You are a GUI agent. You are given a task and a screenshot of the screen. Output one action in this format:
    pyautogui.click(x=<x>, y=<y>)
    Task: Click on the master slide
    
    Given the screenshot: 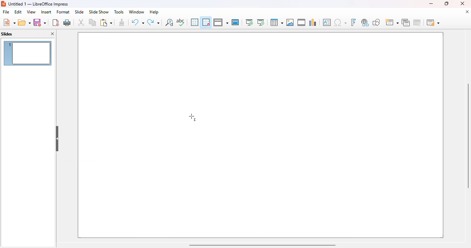 What is the action you would take?
    pyautogui.click(x=235, y=22)
    